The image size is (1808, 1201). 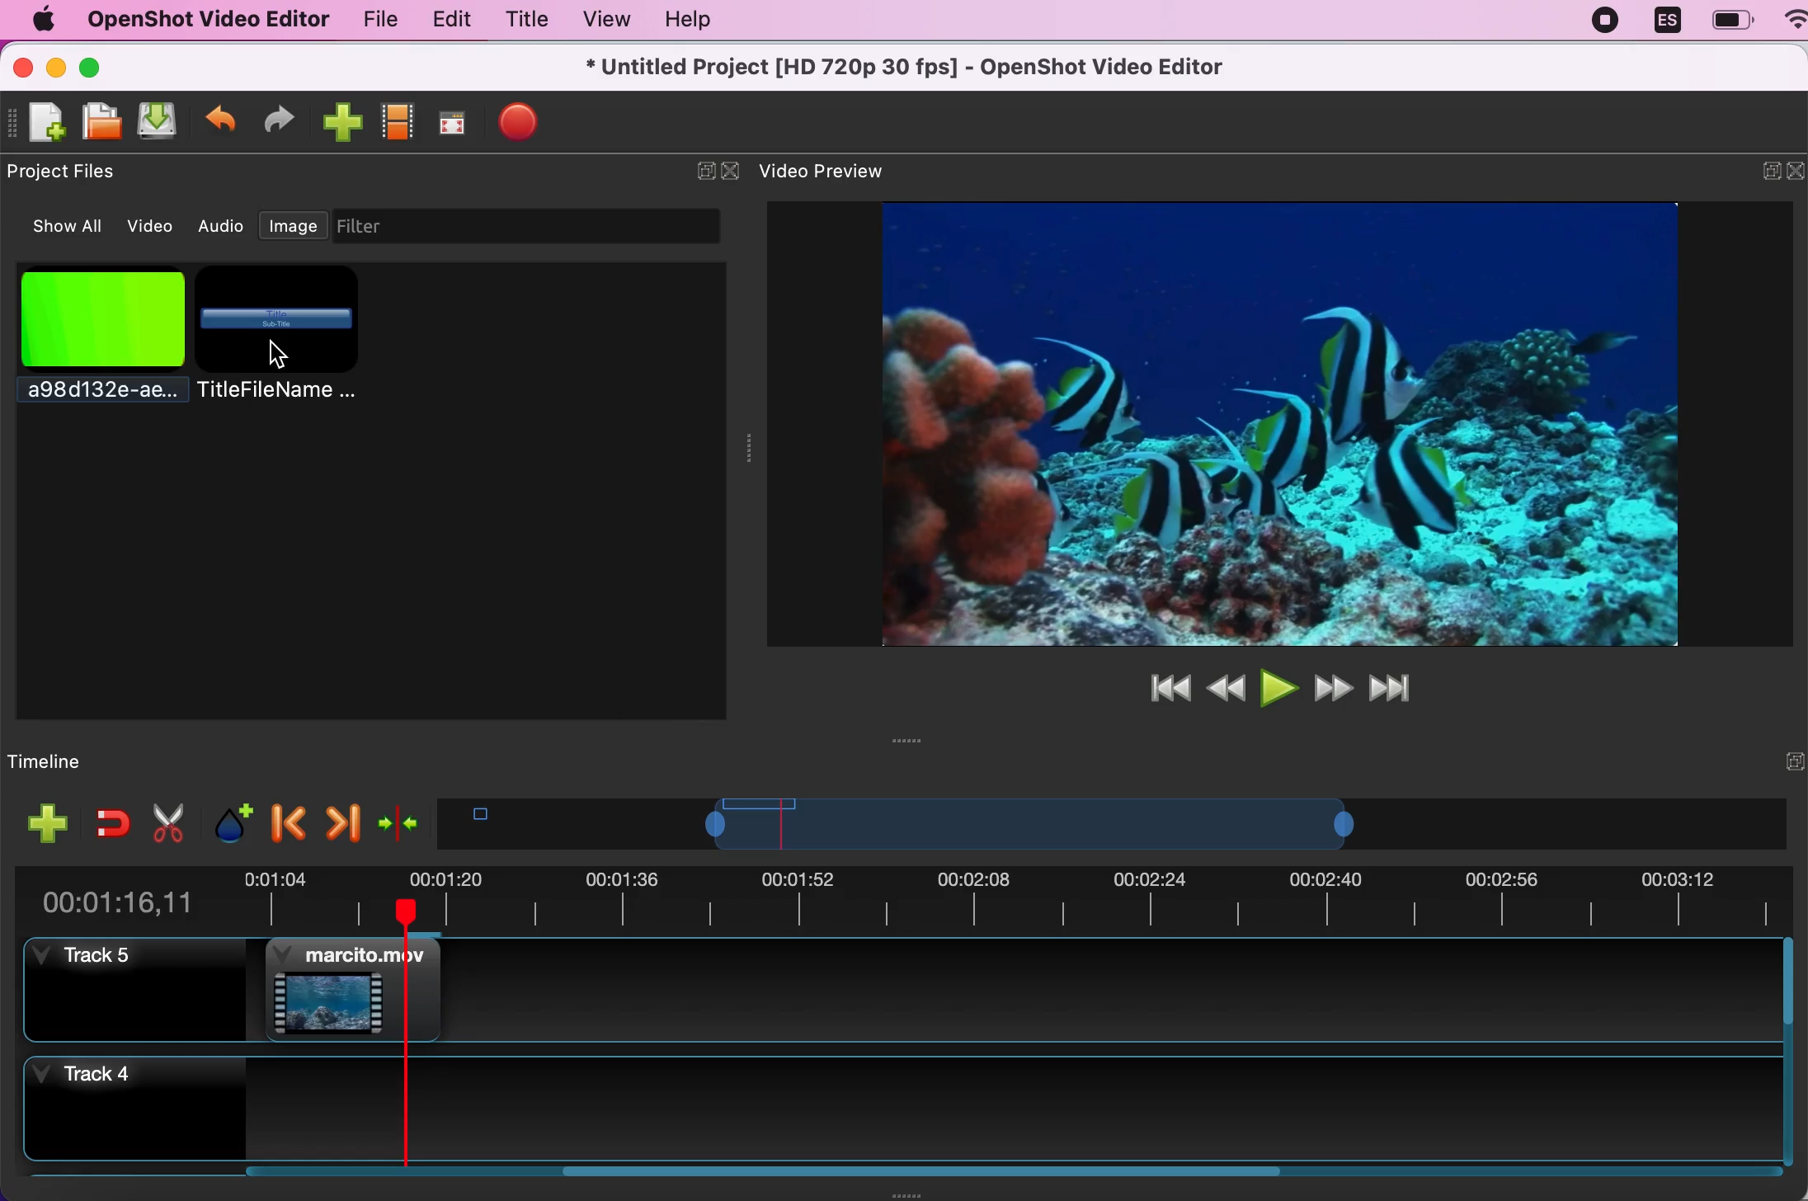 What do you see at coordinates (1334, 687) in the screenshot?
I see `fast forward` at bounding box center [1334, 687].